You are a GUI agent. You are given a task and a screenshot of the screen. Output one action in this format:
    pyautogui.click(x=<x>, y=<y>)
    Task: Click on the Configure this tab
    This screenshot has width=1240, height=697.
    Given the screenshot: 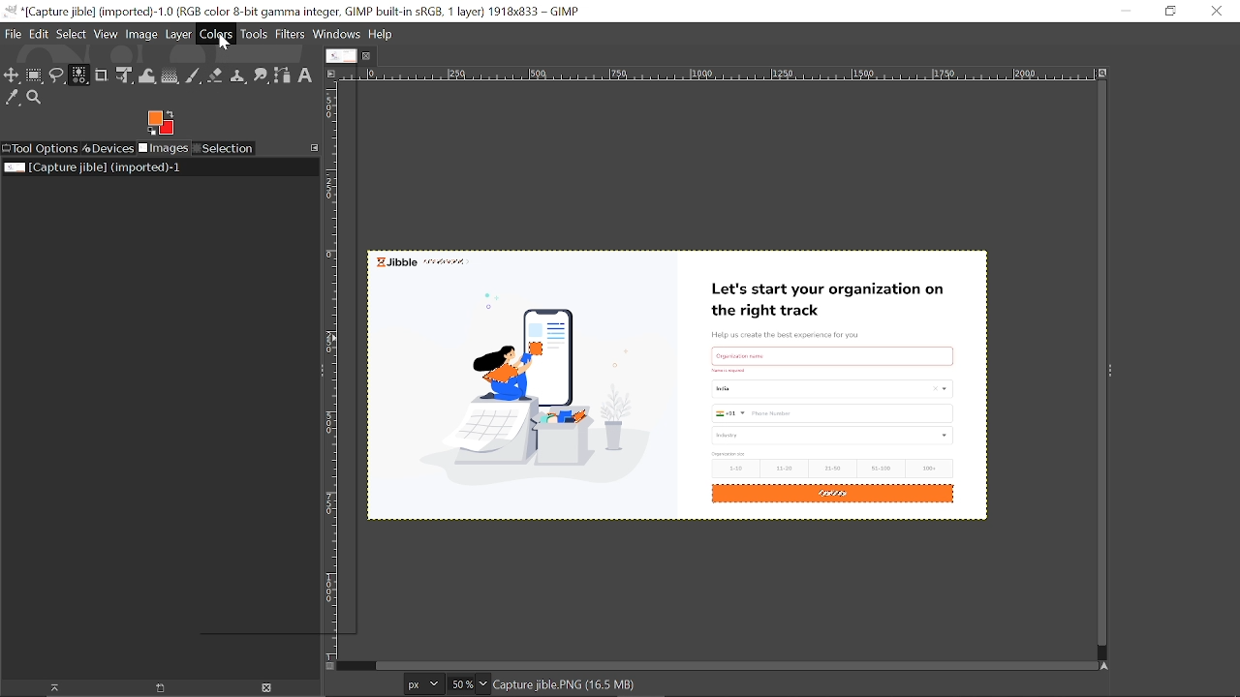 What is the action you would take?
    pyautogui.click(x=315, y=147)
    